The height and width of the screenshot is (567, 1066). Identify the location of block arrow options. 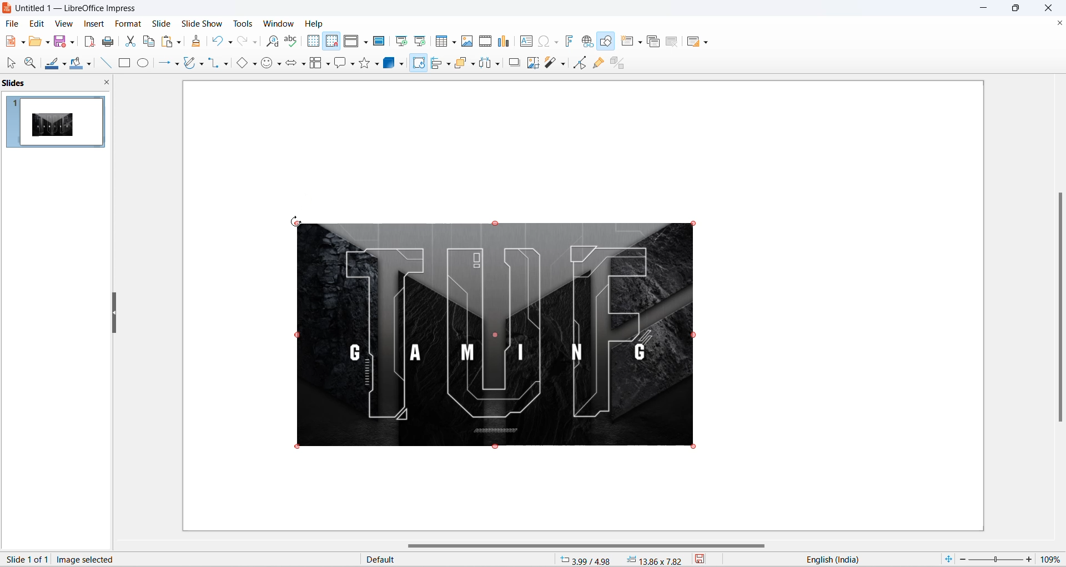
(304, 65).